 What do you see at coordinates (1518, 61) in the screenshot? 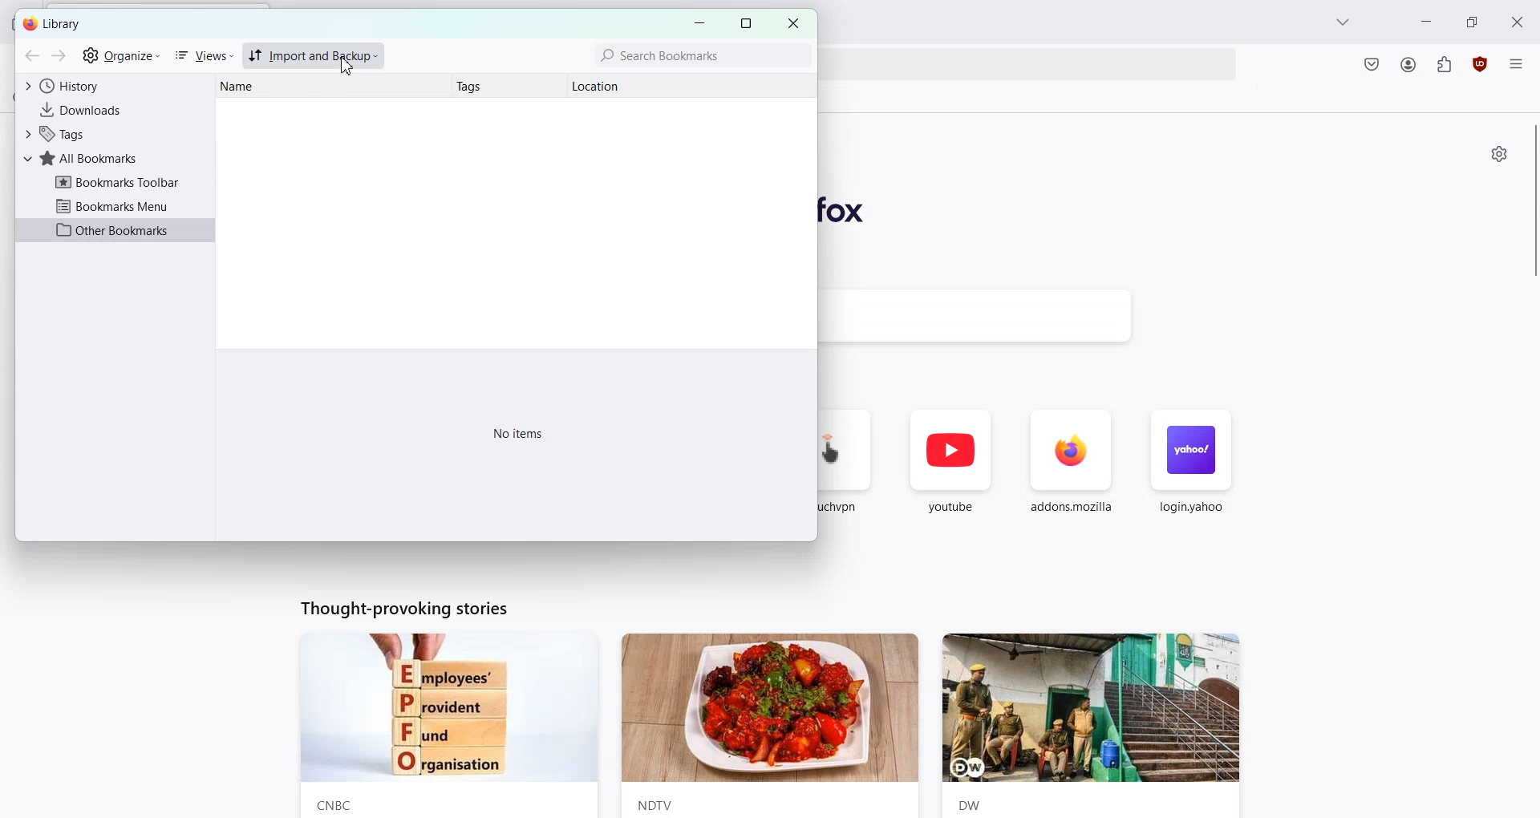
I see `Open application menu` at bounding box center [1518, 61].